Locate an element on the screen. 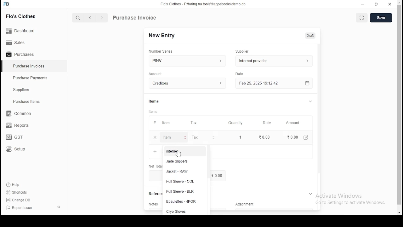  next is located at coordinates (102, 18).